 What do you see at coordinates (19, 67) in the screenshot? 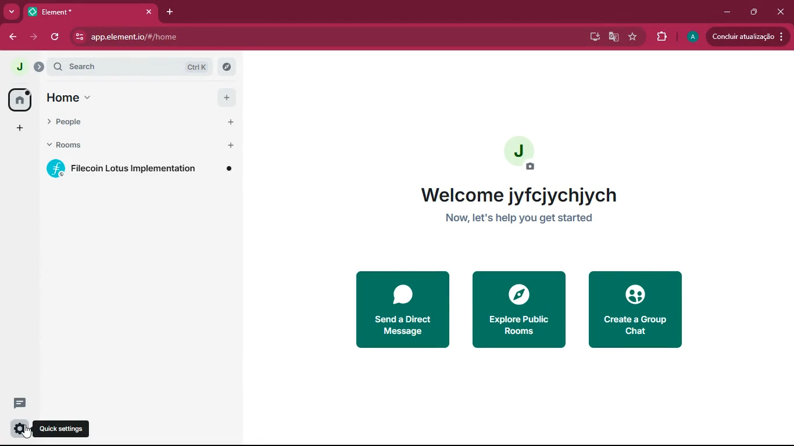
I see `profile picture` at bounding box center [19, 67].